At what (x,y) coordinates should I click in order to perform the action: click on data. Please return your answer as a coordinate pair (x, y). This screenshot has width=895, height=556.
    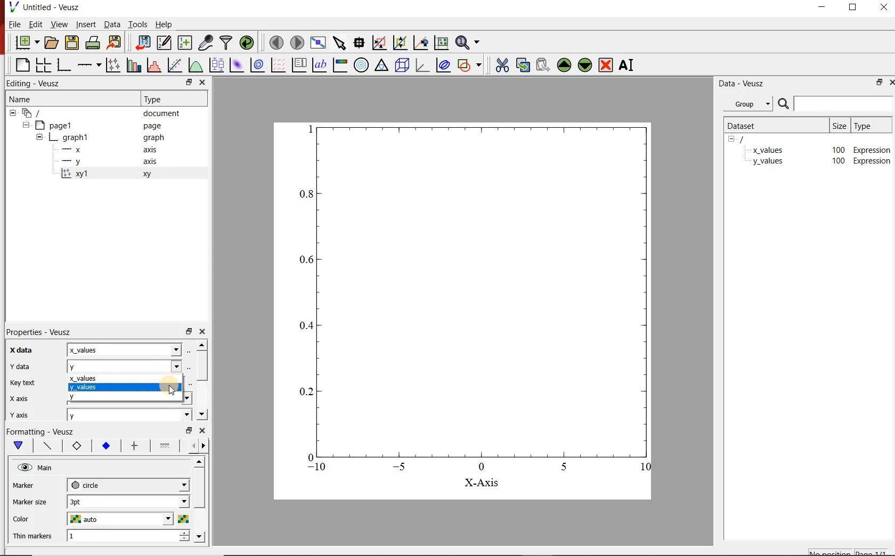
    Looking at the image, I should click on (112, 24).